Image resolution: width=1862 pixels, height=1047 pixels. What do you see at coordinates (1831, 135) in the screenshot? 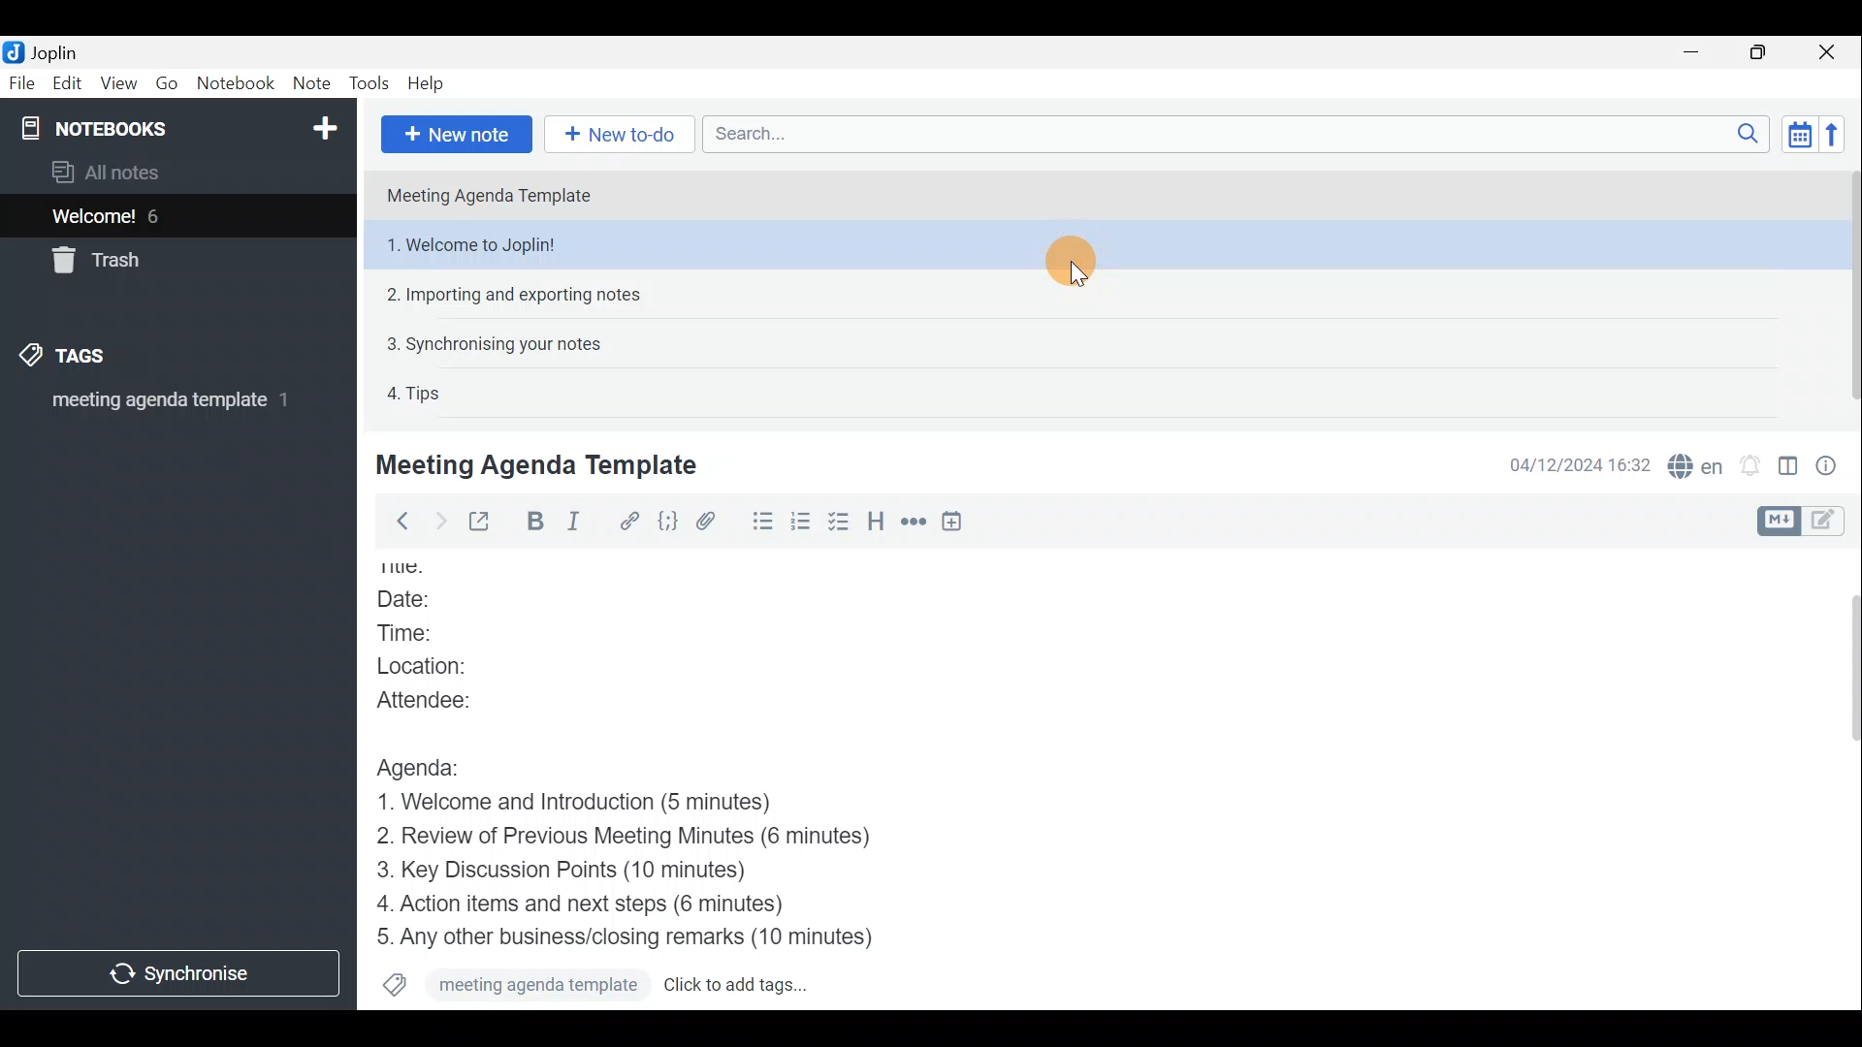
I see `Reverse sort order` at bounding box center [1831, 135].